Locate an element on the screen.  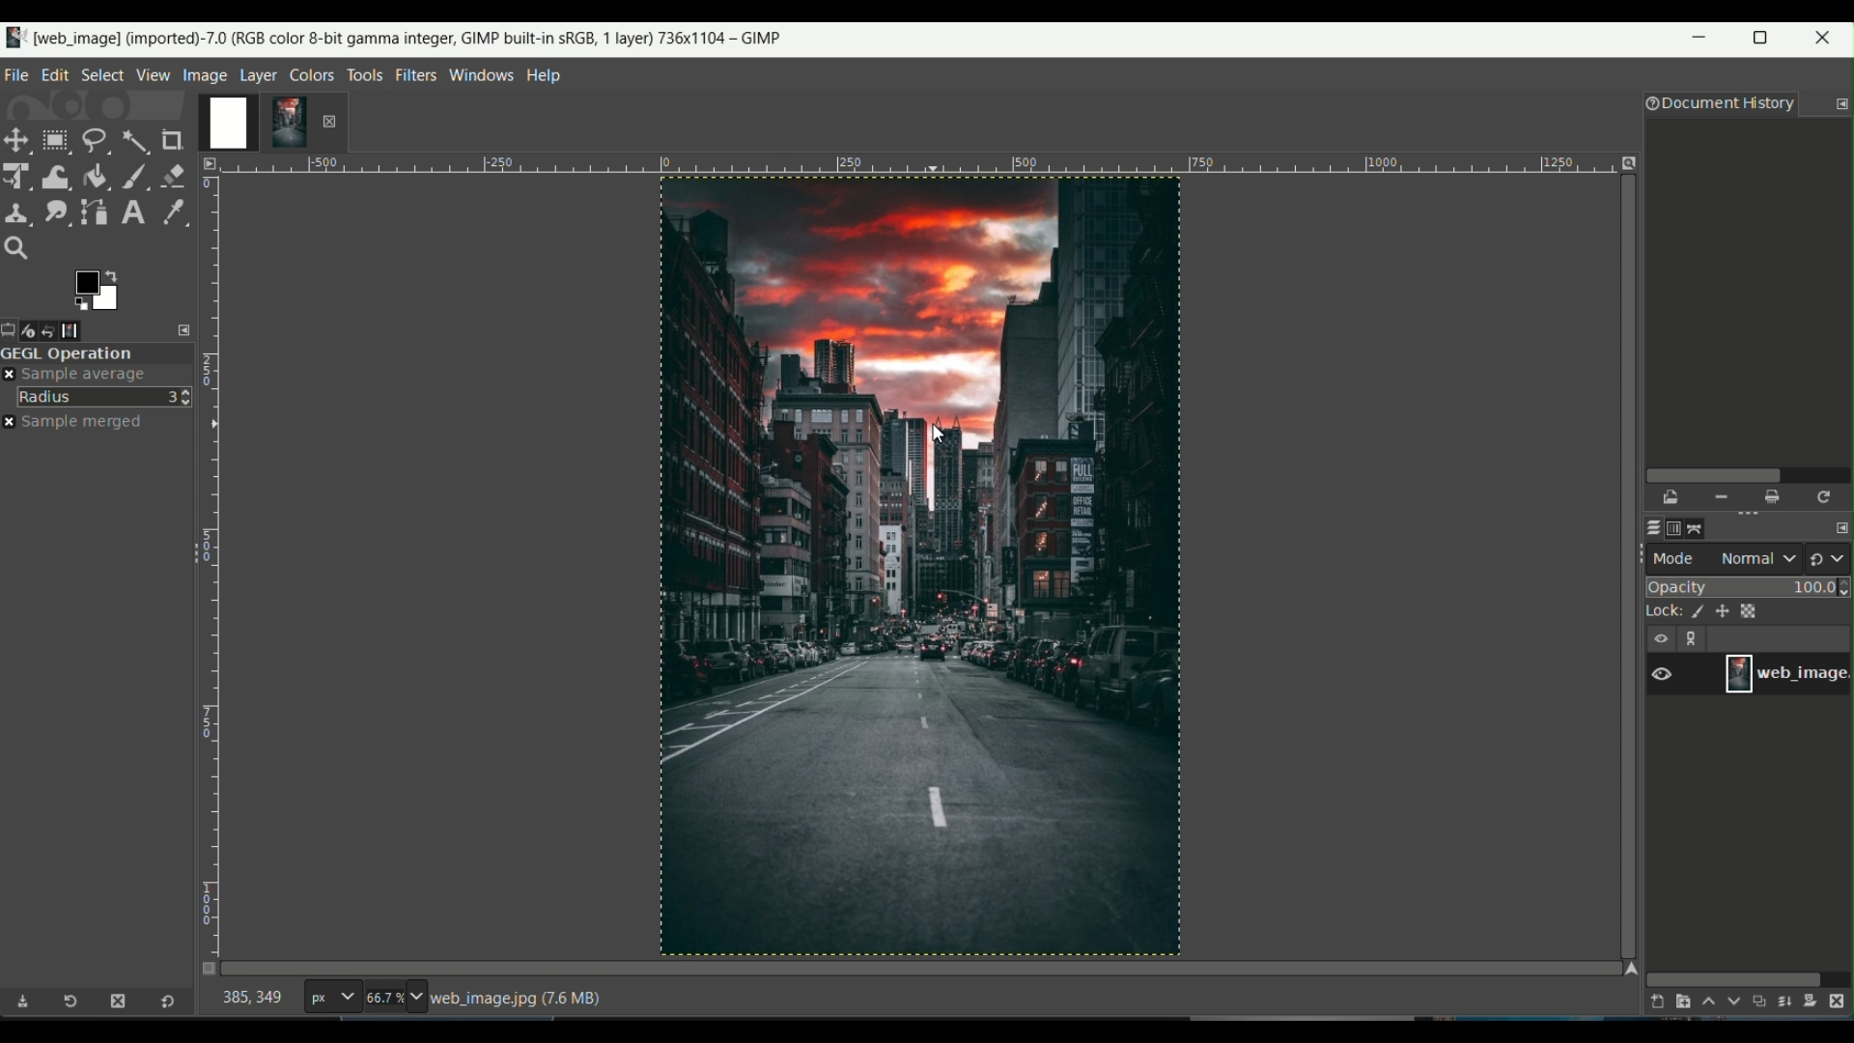
add a mask is located at coordinates (1815, 1001).